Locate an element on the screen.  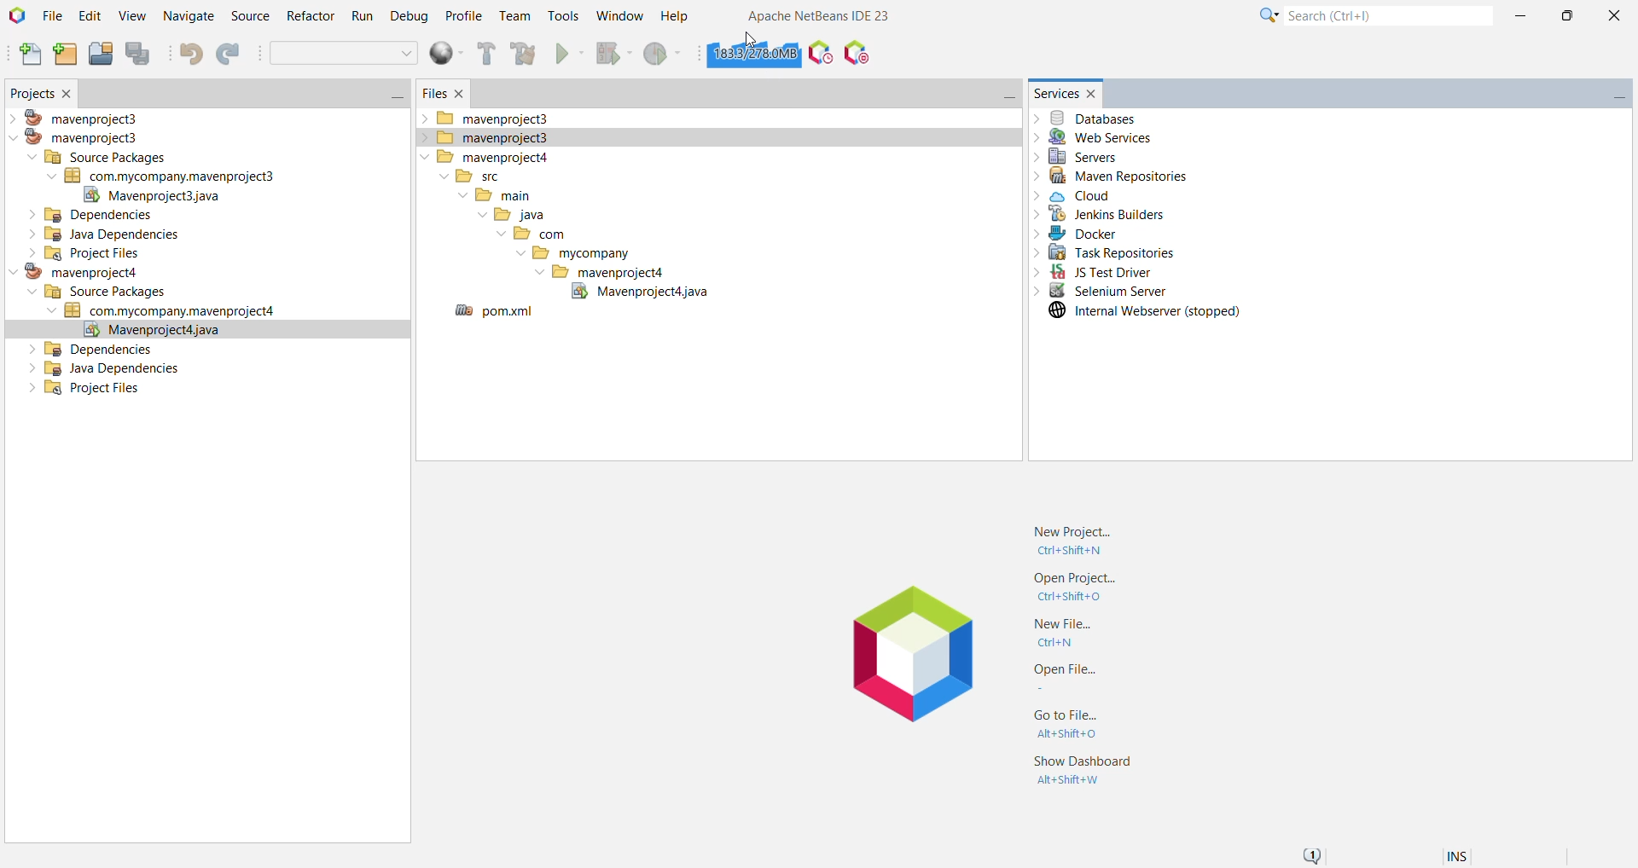
Click for Category Selection is located at coordinates (1264, 18).